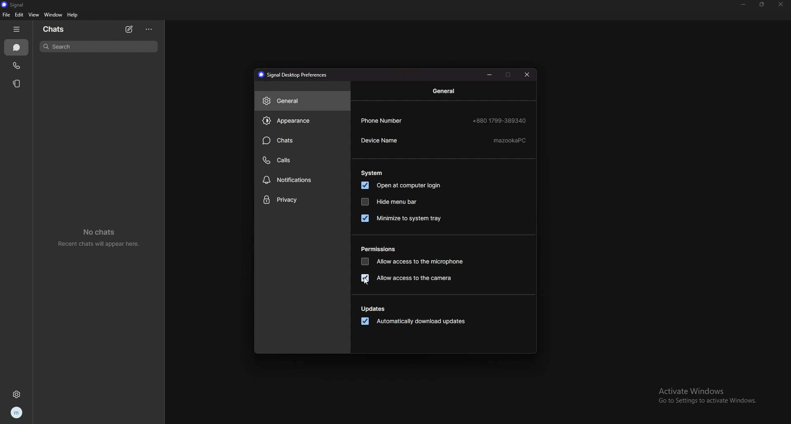  I want to click on hide tab, so click(16, 29).